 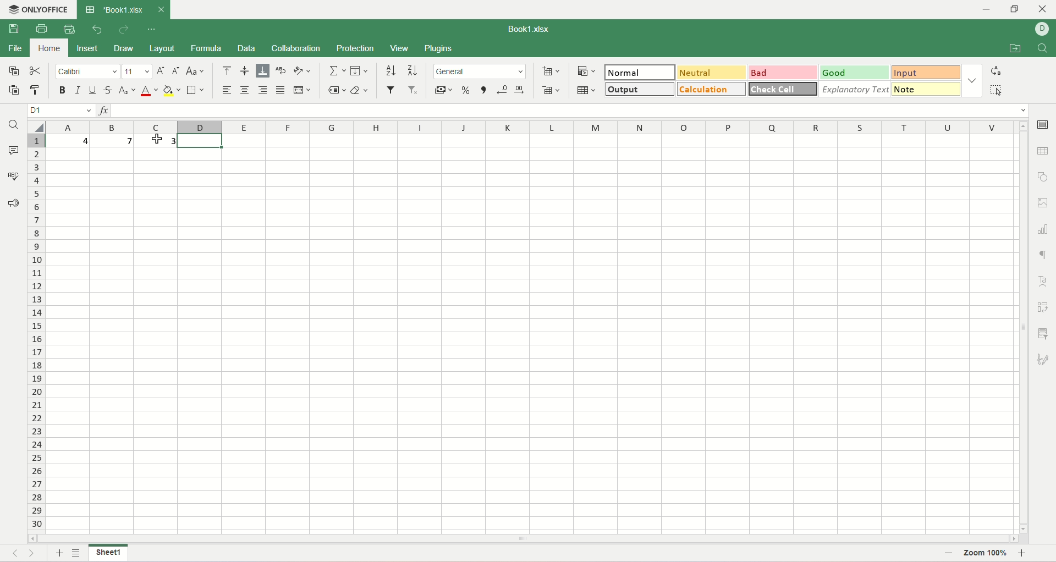 I want to click on output, so click(x=640, y=89).